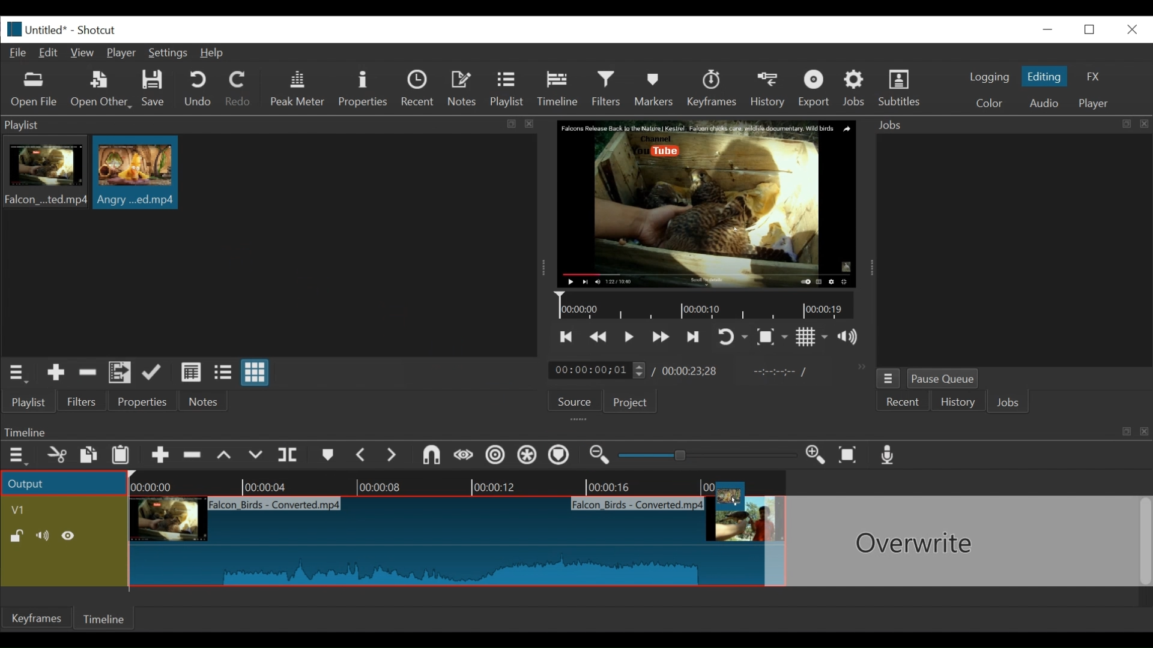  Describe the element at coordinates (83, 53) in the screenshot. I see `View` at that location.